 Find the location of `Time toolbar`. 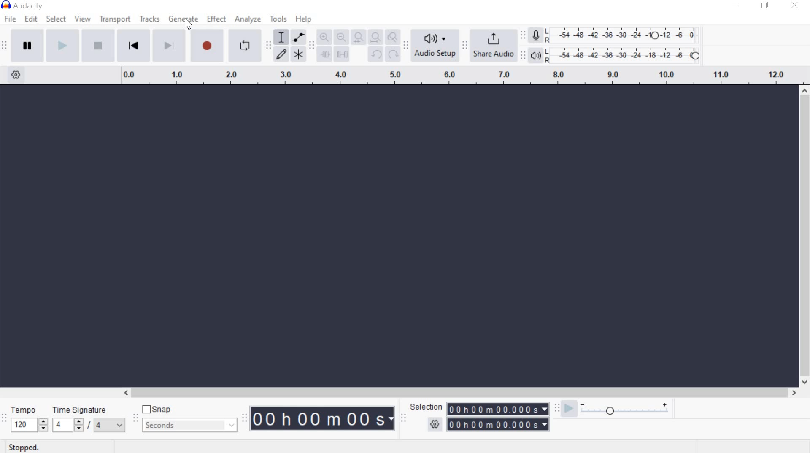

Time toolbar is located at coordinates (244, 419).